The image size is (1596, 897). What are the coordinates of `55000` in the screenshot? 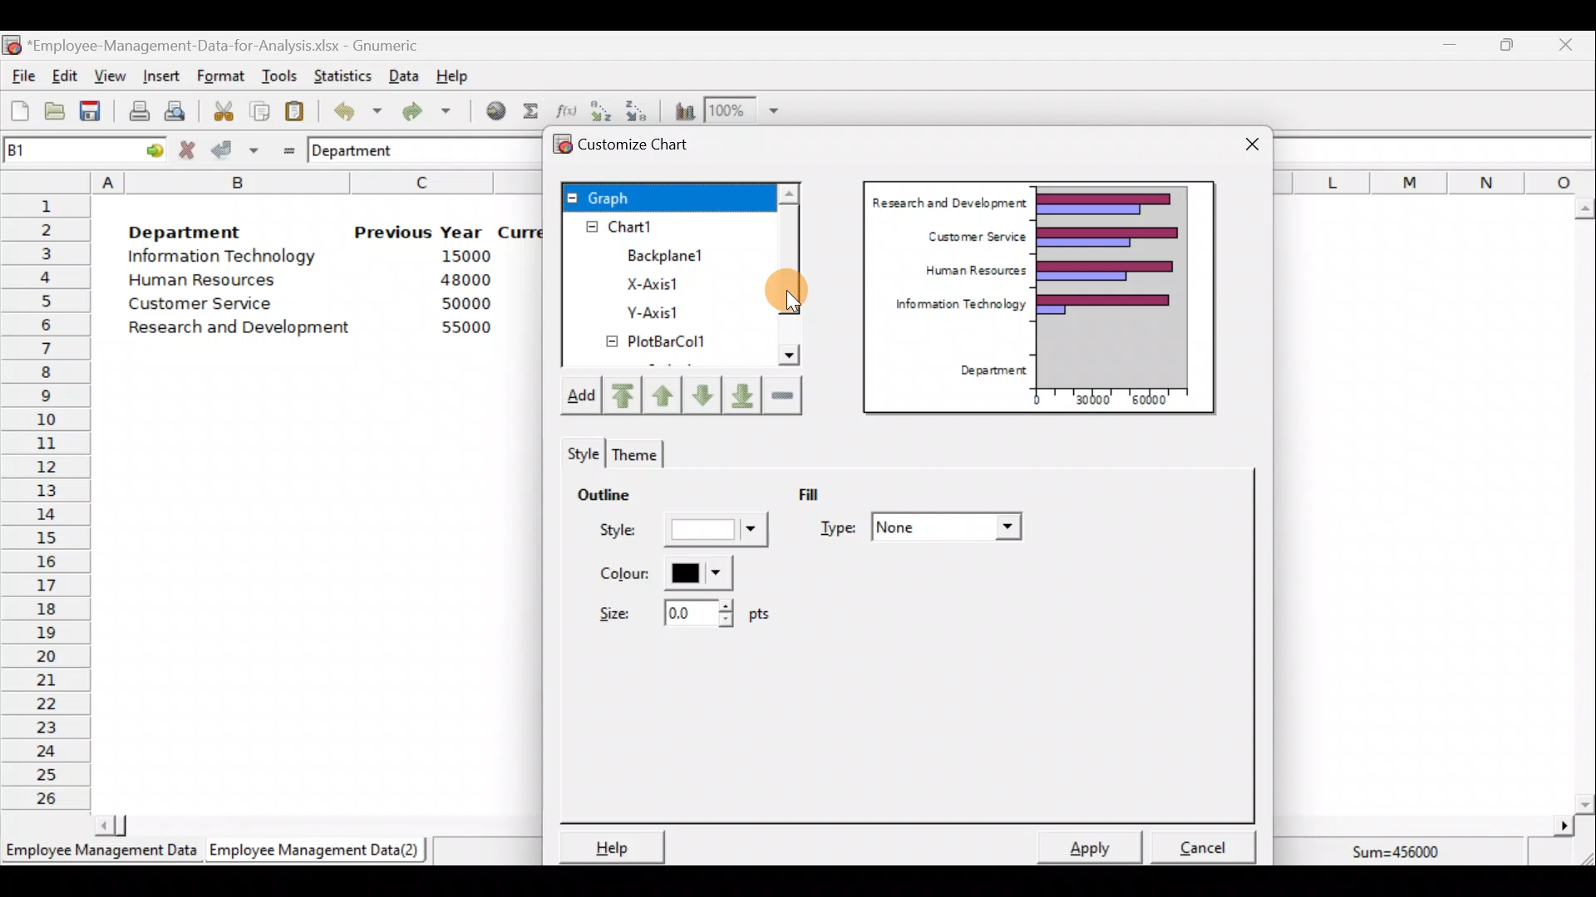 It's located at (467, 327).